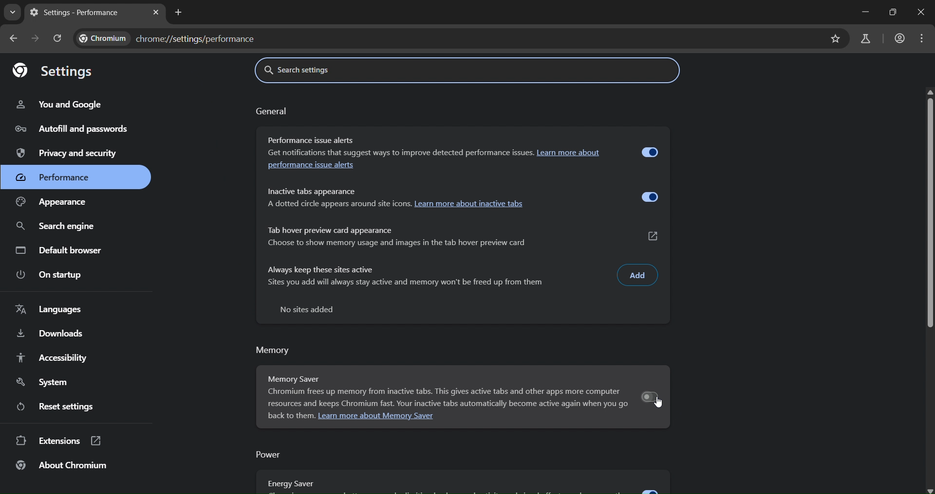 The height and width of the screenshot is (494, 935). I want to click on customize and control Google chrome, so click(923, 38).